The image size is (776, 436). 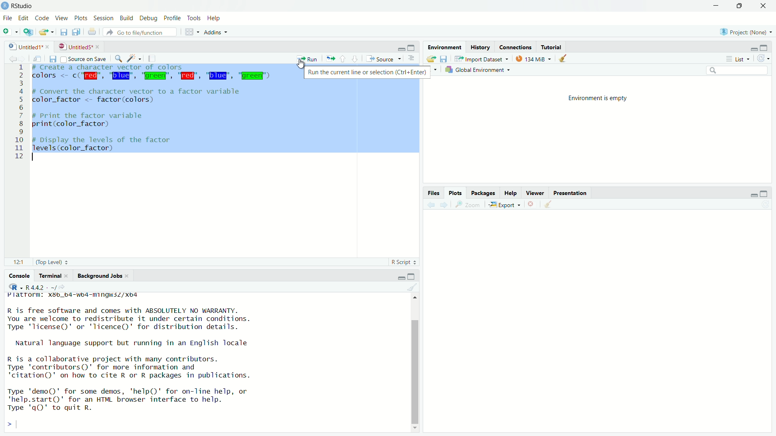 I want to click on build, so click(x=127, y=18).